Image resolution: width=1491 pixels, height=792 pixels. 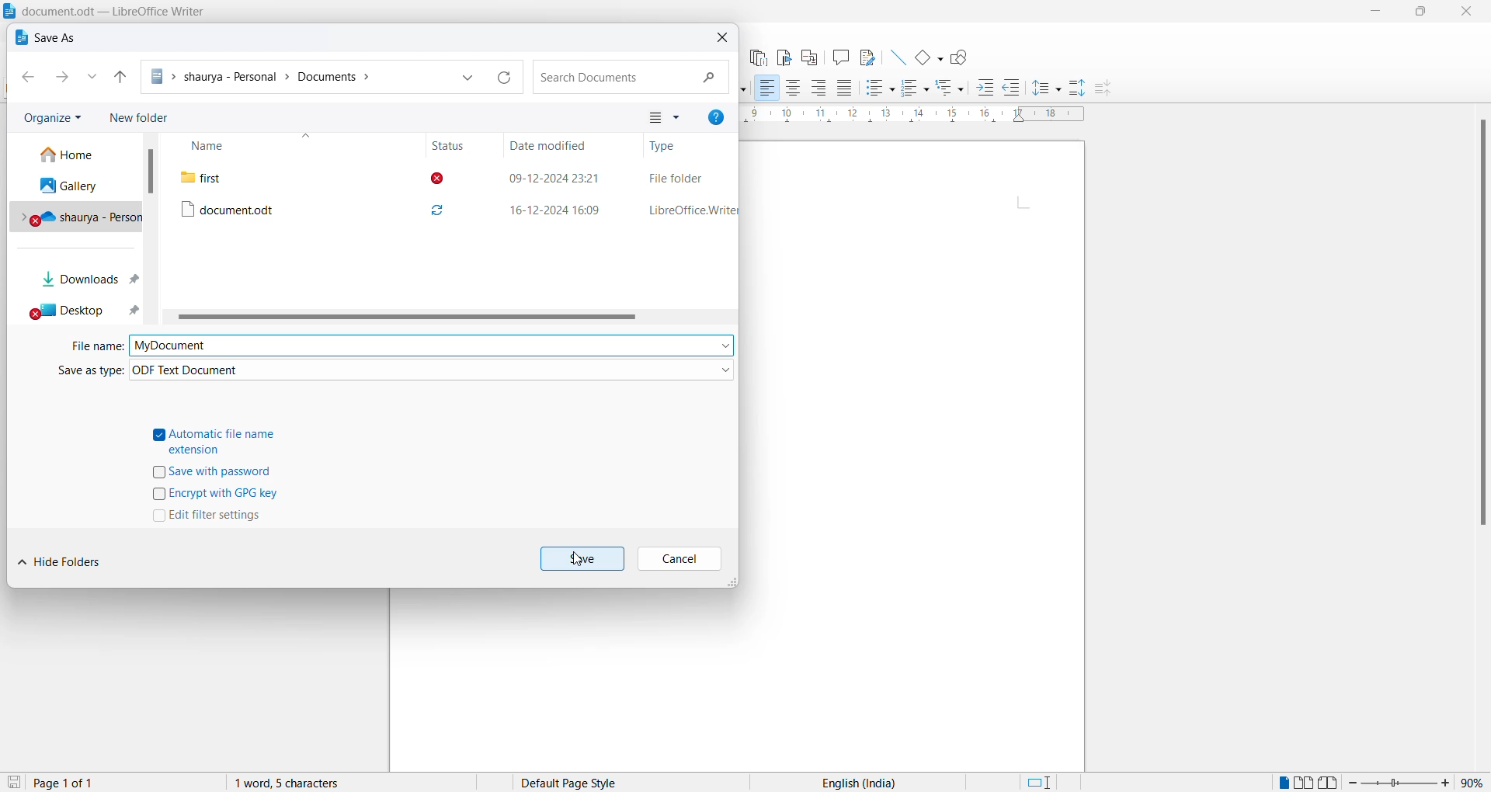 I want to click on save with password options, so click(x=221, y=473).